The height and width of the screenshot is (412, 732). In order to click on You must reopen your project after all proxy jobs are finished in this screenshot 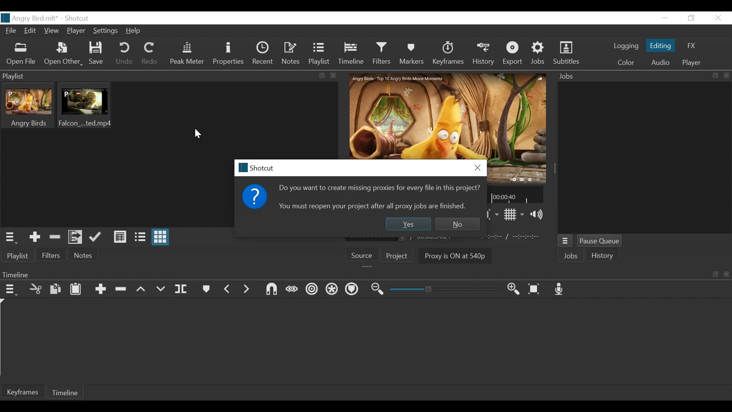, I will do `click(374, 205)`.